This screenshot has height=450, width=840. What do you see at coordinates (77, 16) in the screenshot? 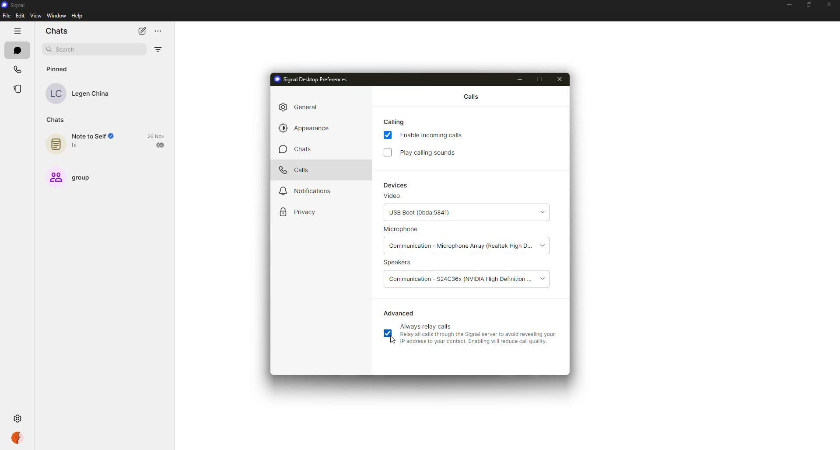
I see `help` at bounding box center [77, 16].